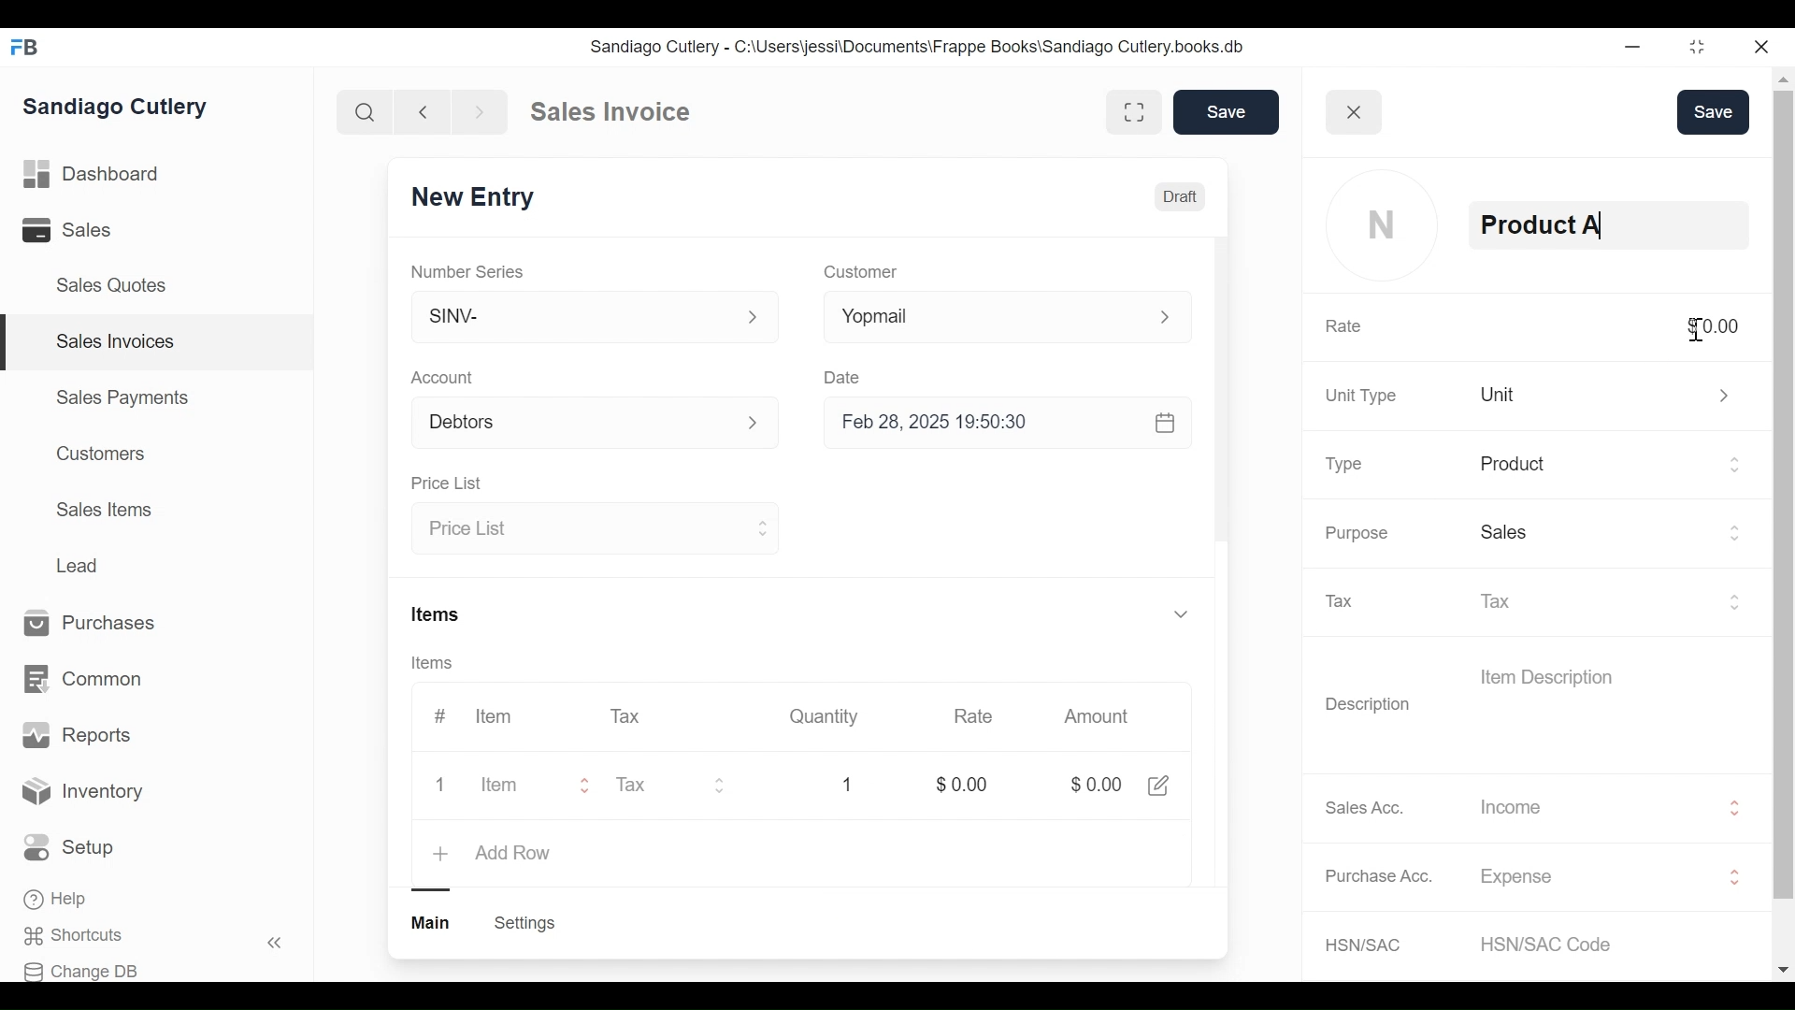  What do you see at coordinates (1613, 599) in the screenshot?
I see `Tax` at bounding box center [1613, 599].